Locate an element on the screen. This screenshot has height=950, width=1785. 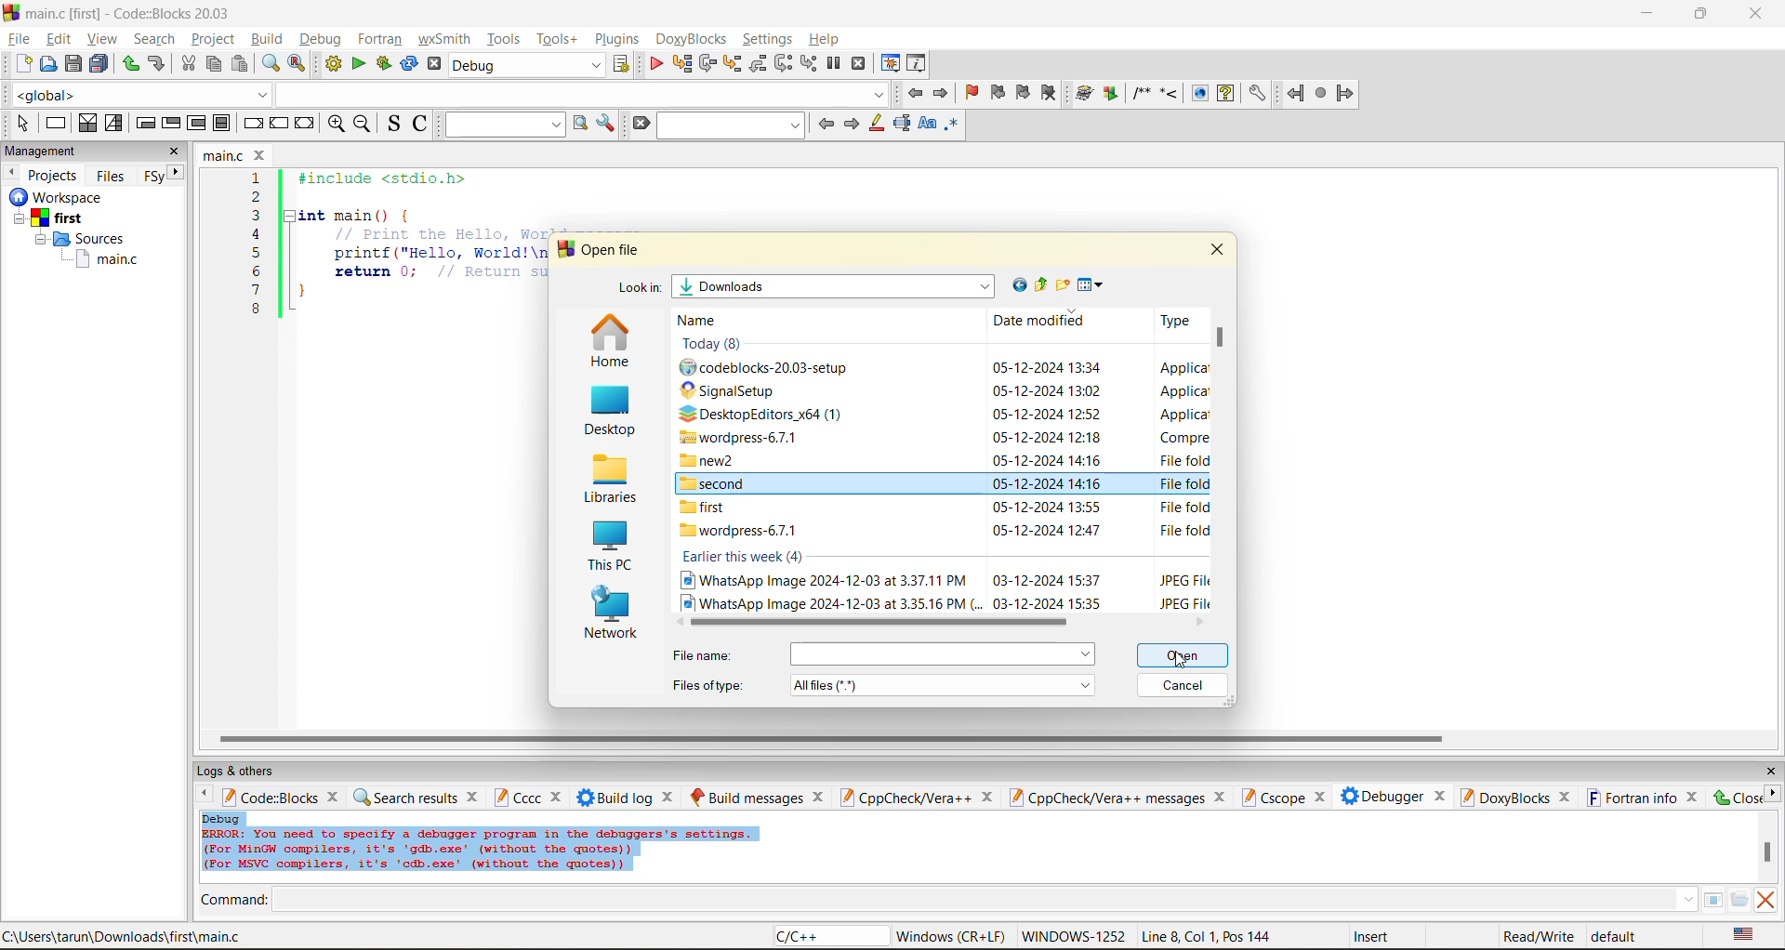
file is located at coordinates (18, 36).